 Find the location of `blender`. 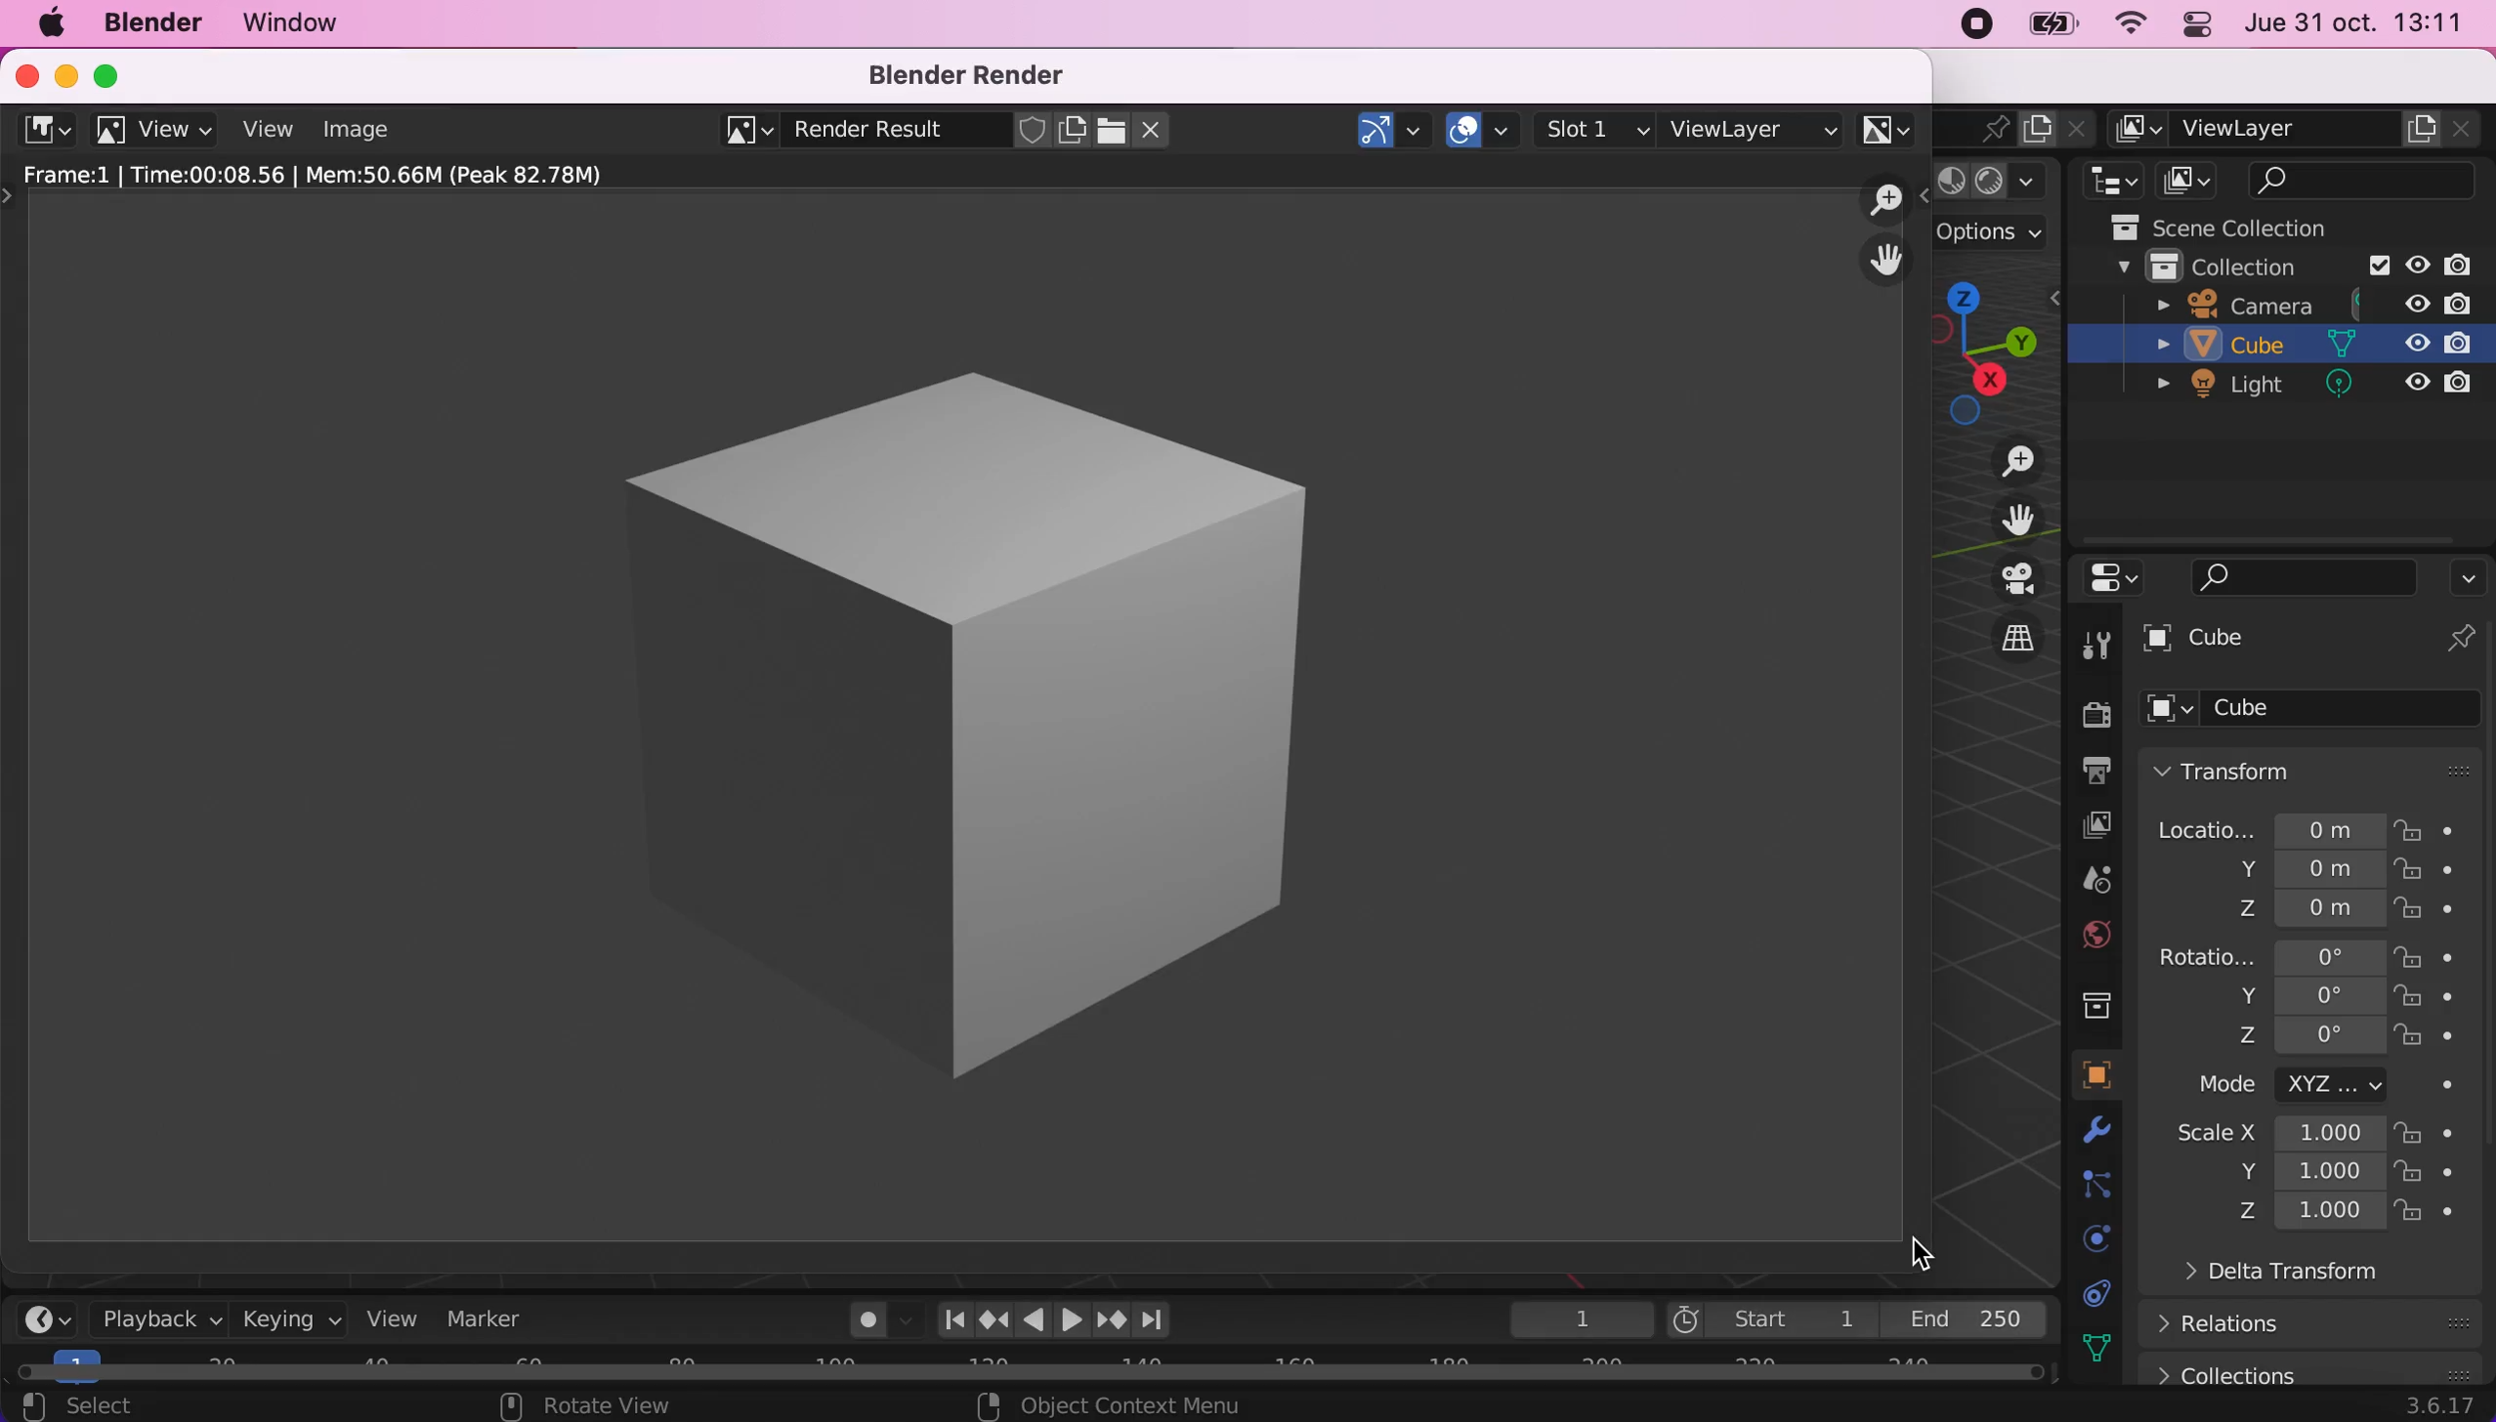

blender is located at coordinates (44, 128).